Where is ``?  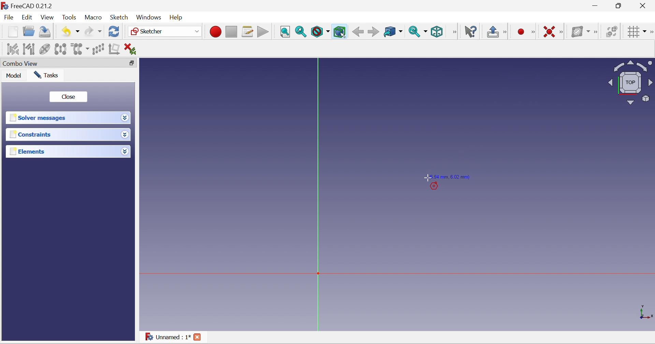  is located at coordinates (178, 18).